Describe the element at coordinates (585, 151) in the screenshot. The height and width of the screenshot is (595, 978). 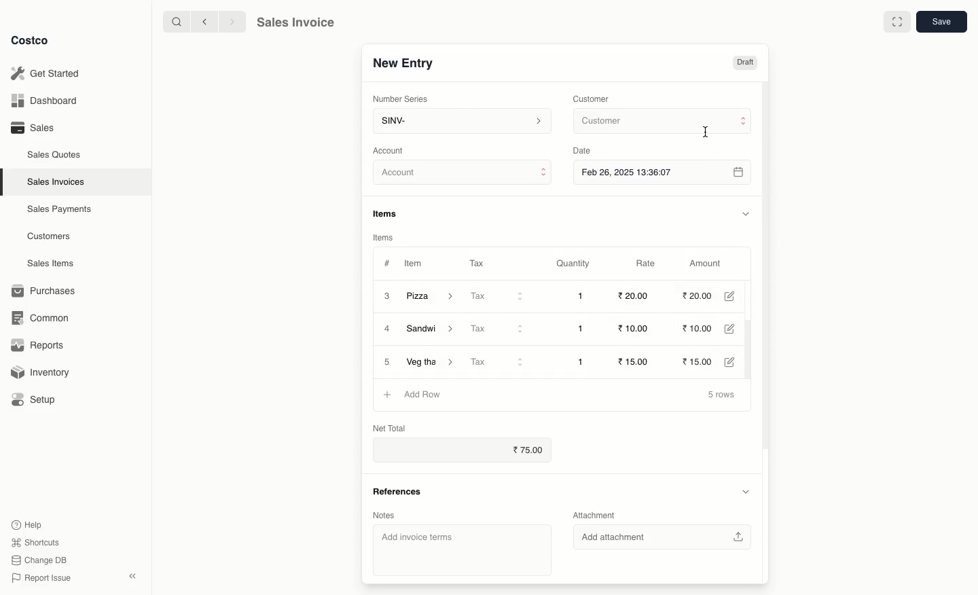
I see `Date` at that location.